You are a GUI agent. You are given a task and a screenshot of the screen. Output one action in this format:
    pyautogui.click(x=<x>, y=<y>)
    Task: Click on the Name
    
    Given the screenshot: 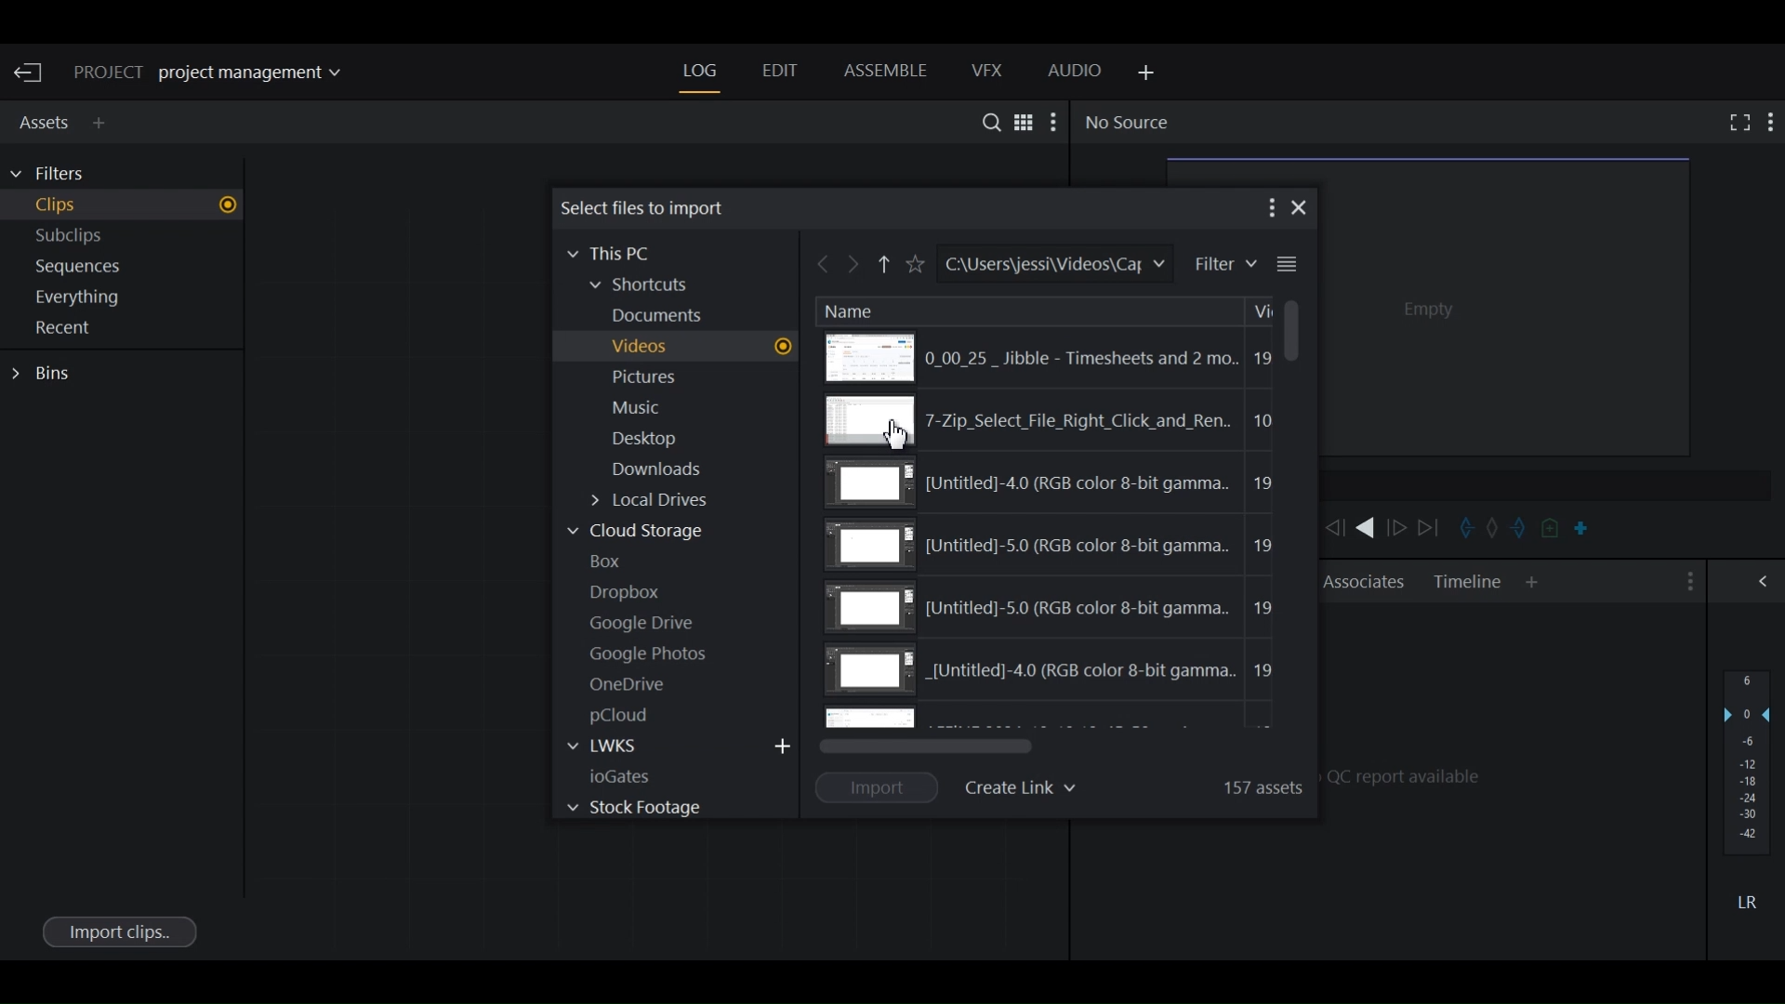 What is the action you would take?
    pyautogui.click(x=850, y=310)
    